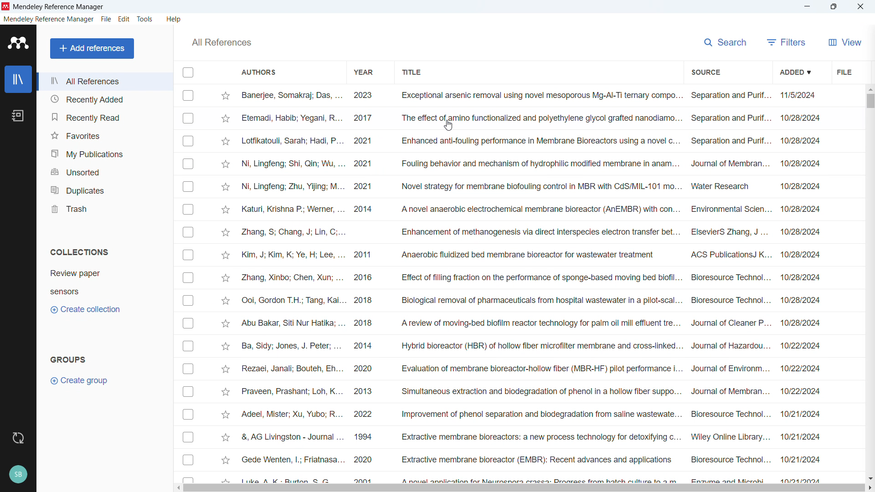  What do you see at coordinates (60, 7) in the screenshot?
I see `mendeley reference manager` at bounding box center [60, 7].